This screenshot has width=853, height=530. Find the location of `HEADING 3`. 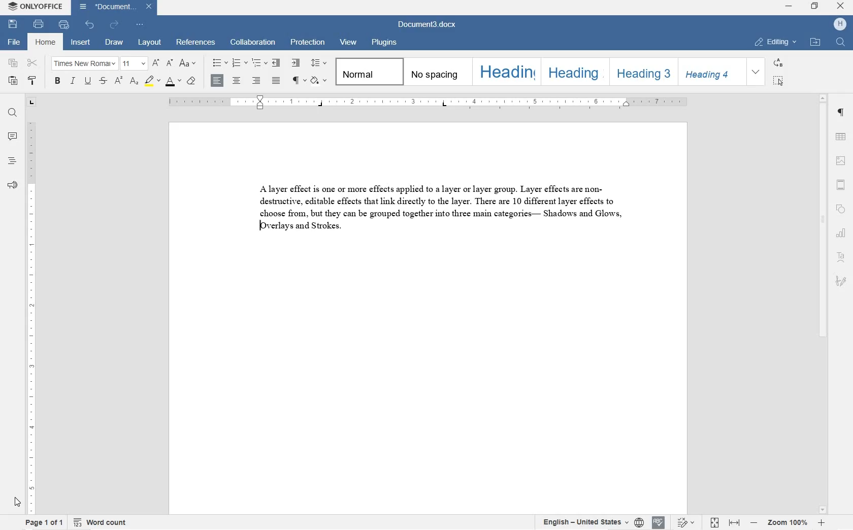

HEADING 3 is located at coordinates (641, 71).